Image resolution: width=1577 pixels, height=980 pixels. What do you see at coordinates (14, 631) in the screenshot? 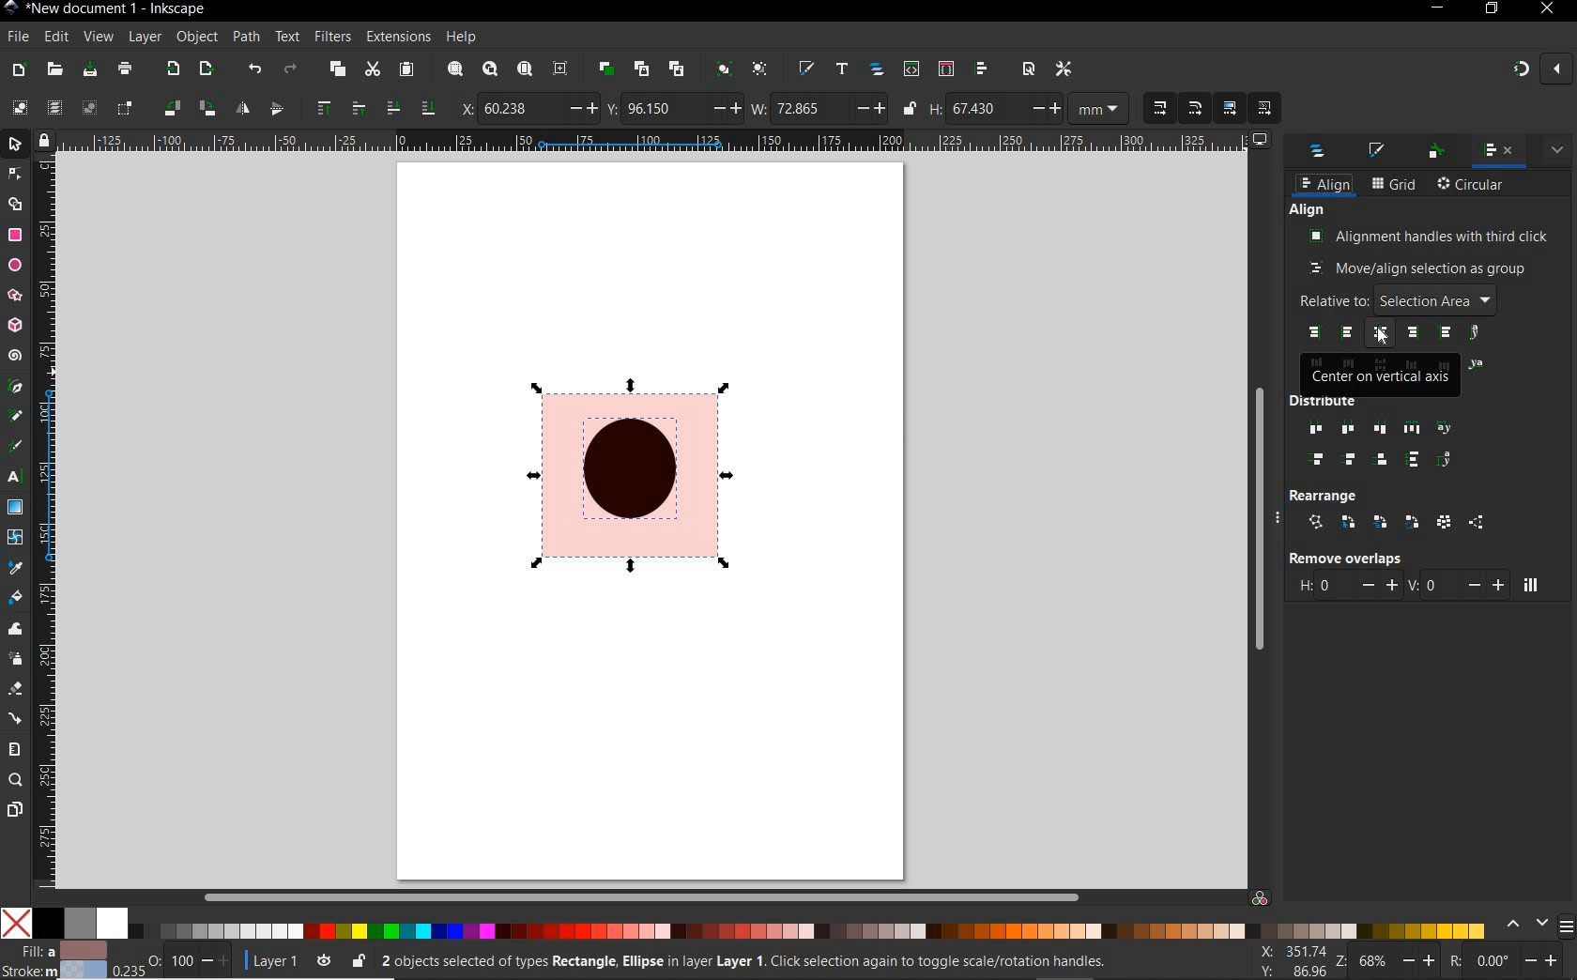
I see `tweak tool` at bounding box center [14, 631].